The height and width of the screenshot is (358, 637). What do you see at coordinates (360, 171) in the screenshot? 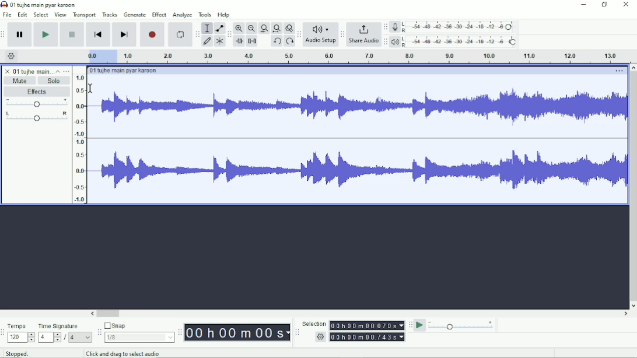
I see `Audio Waves` at bounding box center [360, 171].